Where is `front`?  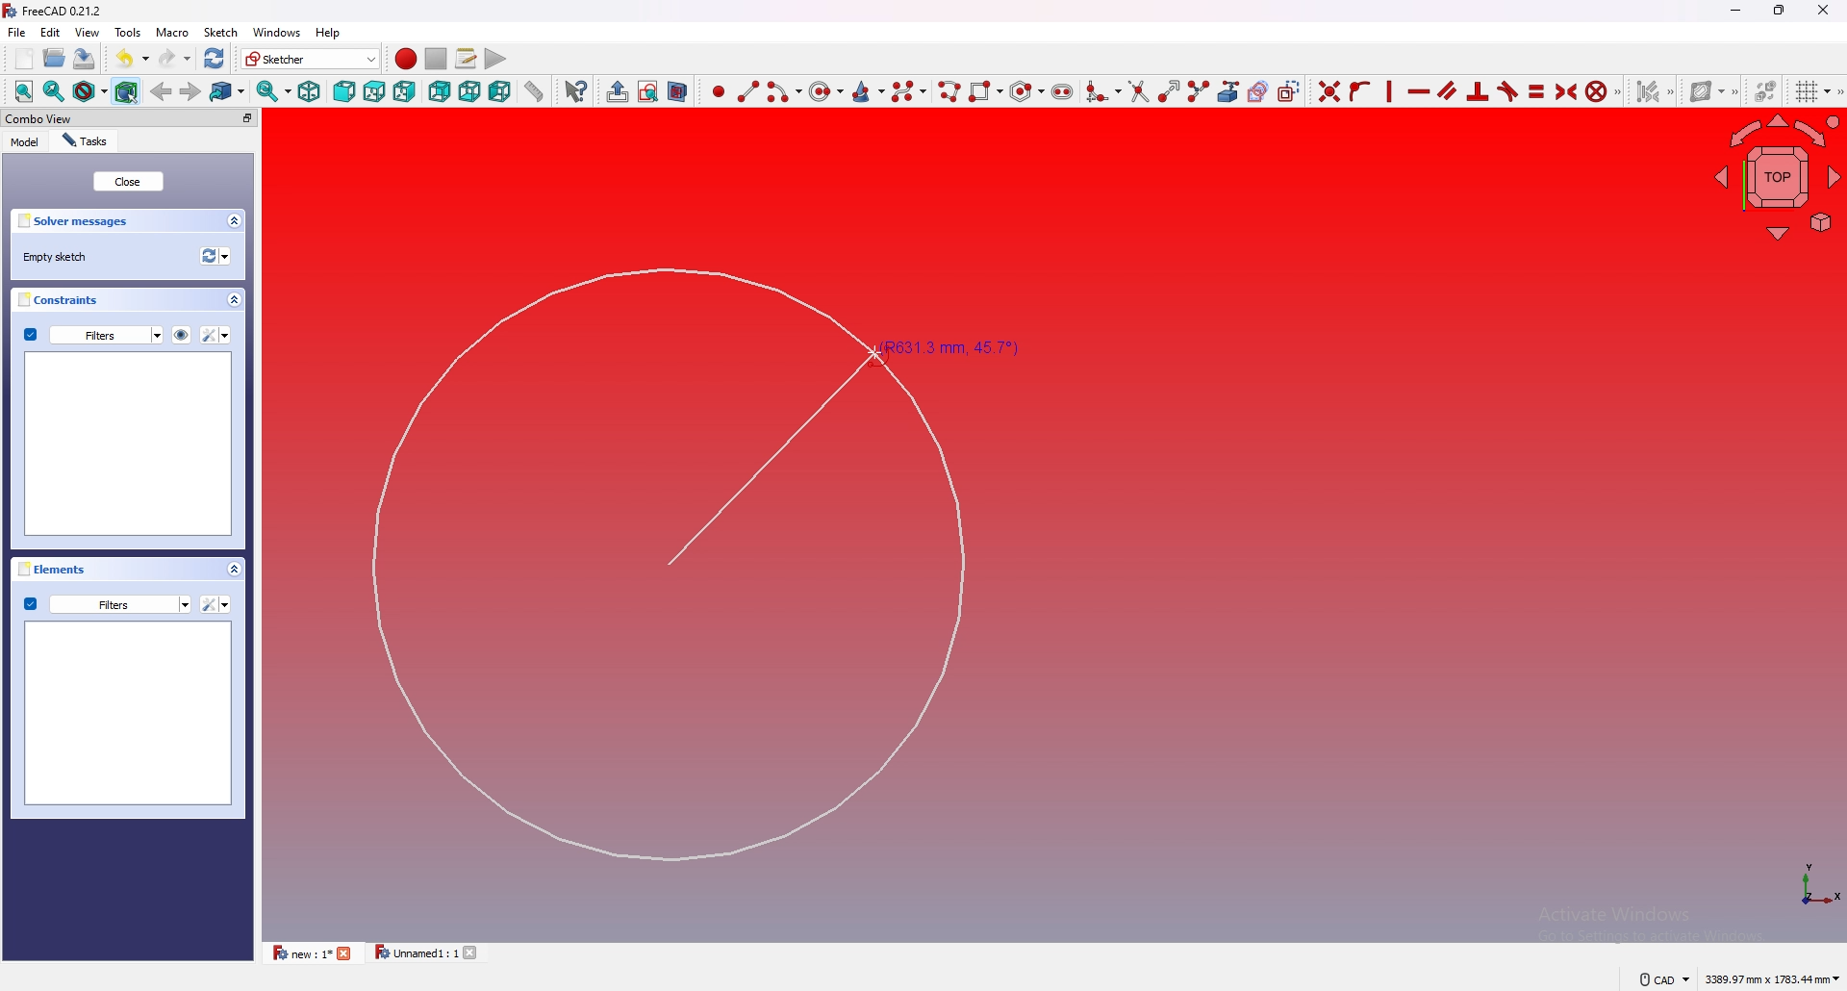 front is located at coordinates (342, 91).